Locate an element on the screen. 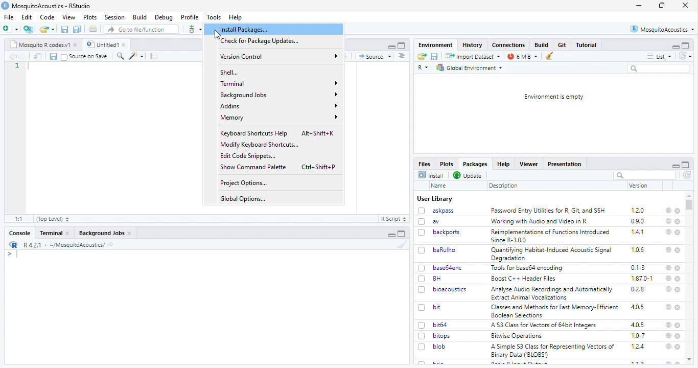 This screenshot has width=698, height=368. close is located at coordinates (678, 251).